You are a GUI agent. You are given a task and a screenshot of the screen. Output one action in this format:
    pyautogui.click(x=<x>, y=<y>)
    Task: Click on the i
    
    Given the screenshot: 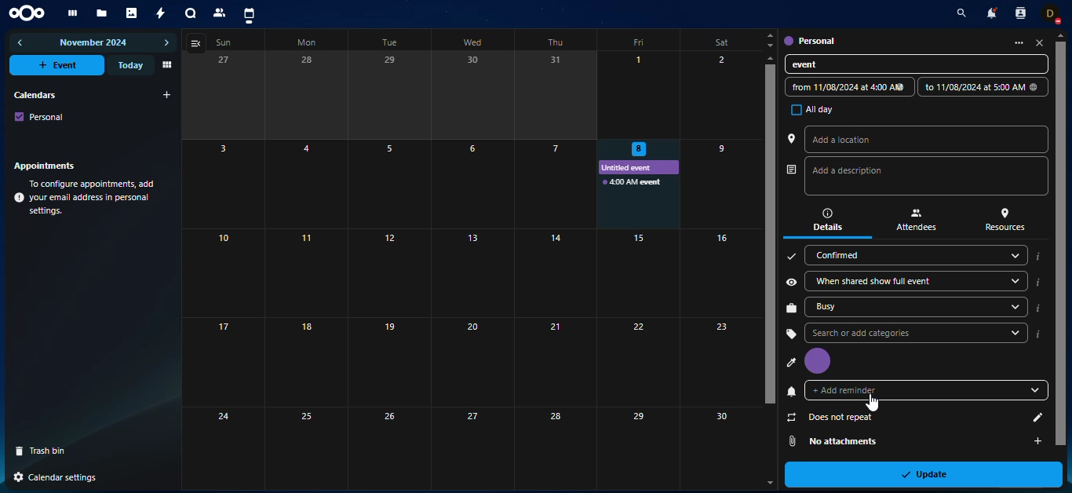 What is the action you would take?
    pyautogui.click(x=1039, y=334)
    